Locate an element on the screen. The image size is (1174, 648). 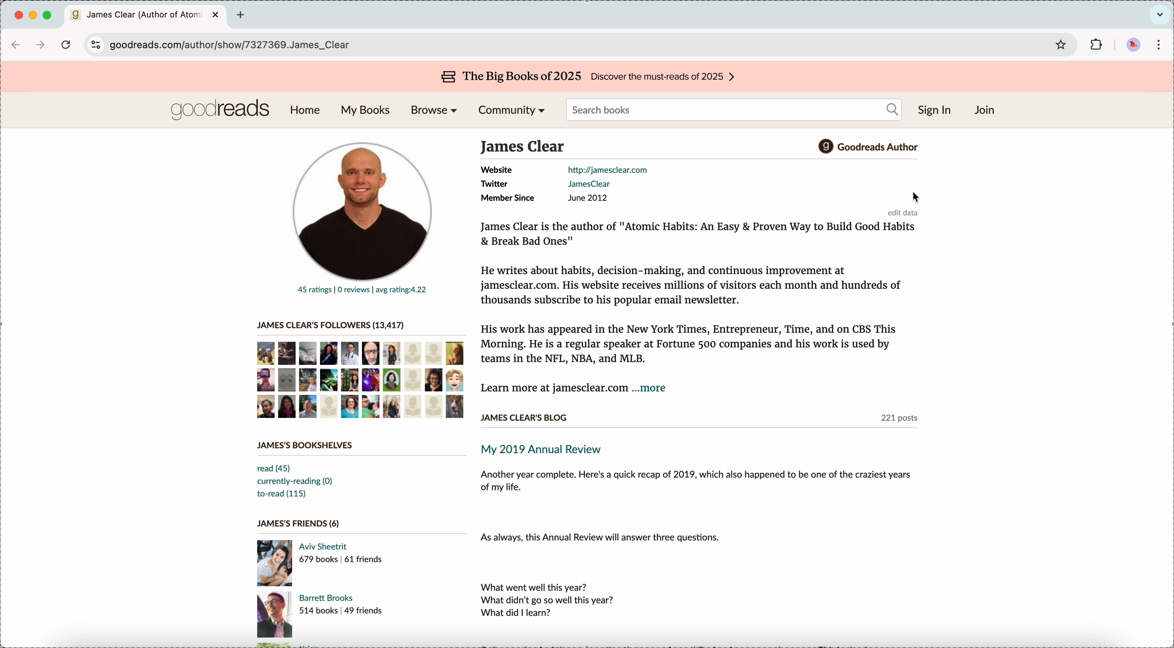
currently-reading (0) is located at coordinates (295, 482).